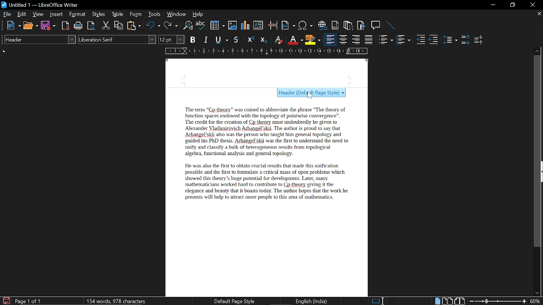 This screenshot has height=305, width=543. Describe the element at coordinates (125, 301) in the screenshot. I see `Word count` at that location.